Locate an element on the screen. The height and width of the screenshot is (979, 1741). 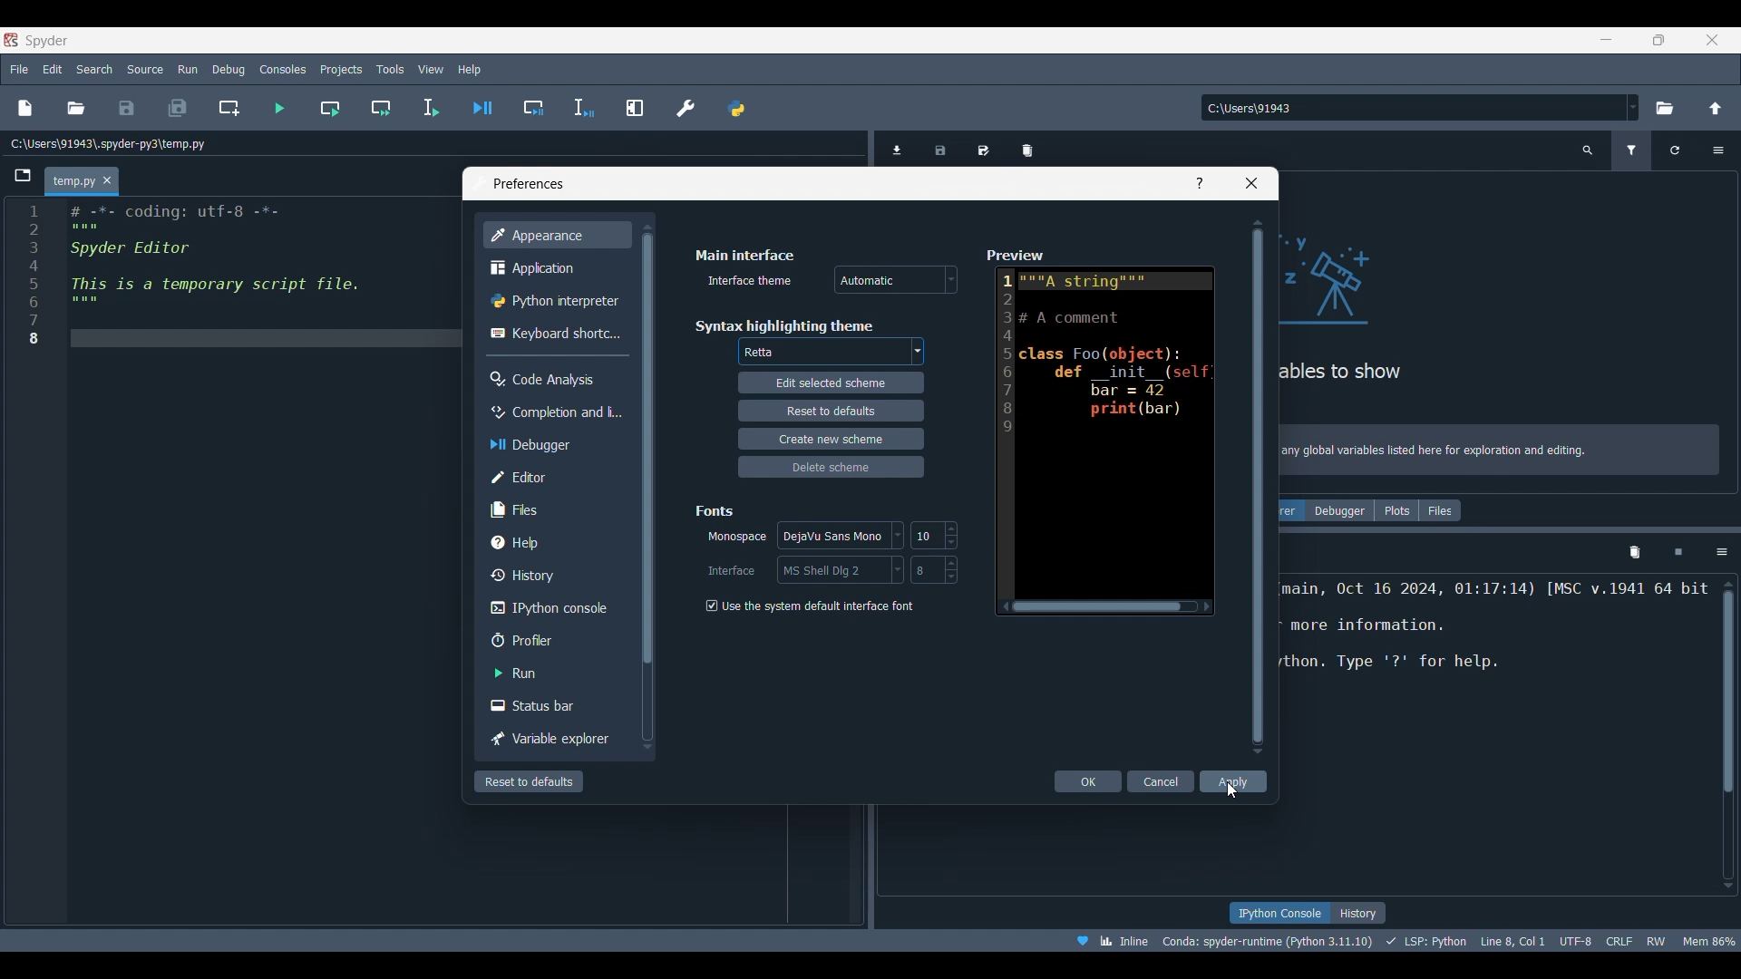
Remove all variables is located at coordinates (1027, 147).